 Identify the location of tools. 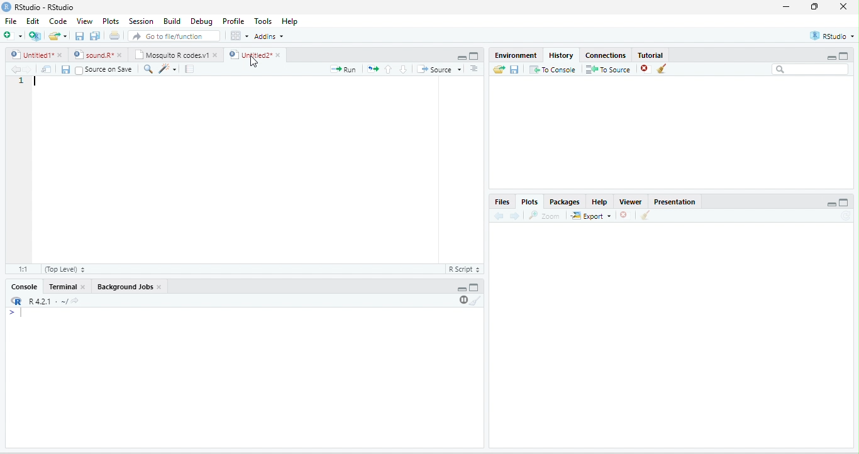
(167, 70).